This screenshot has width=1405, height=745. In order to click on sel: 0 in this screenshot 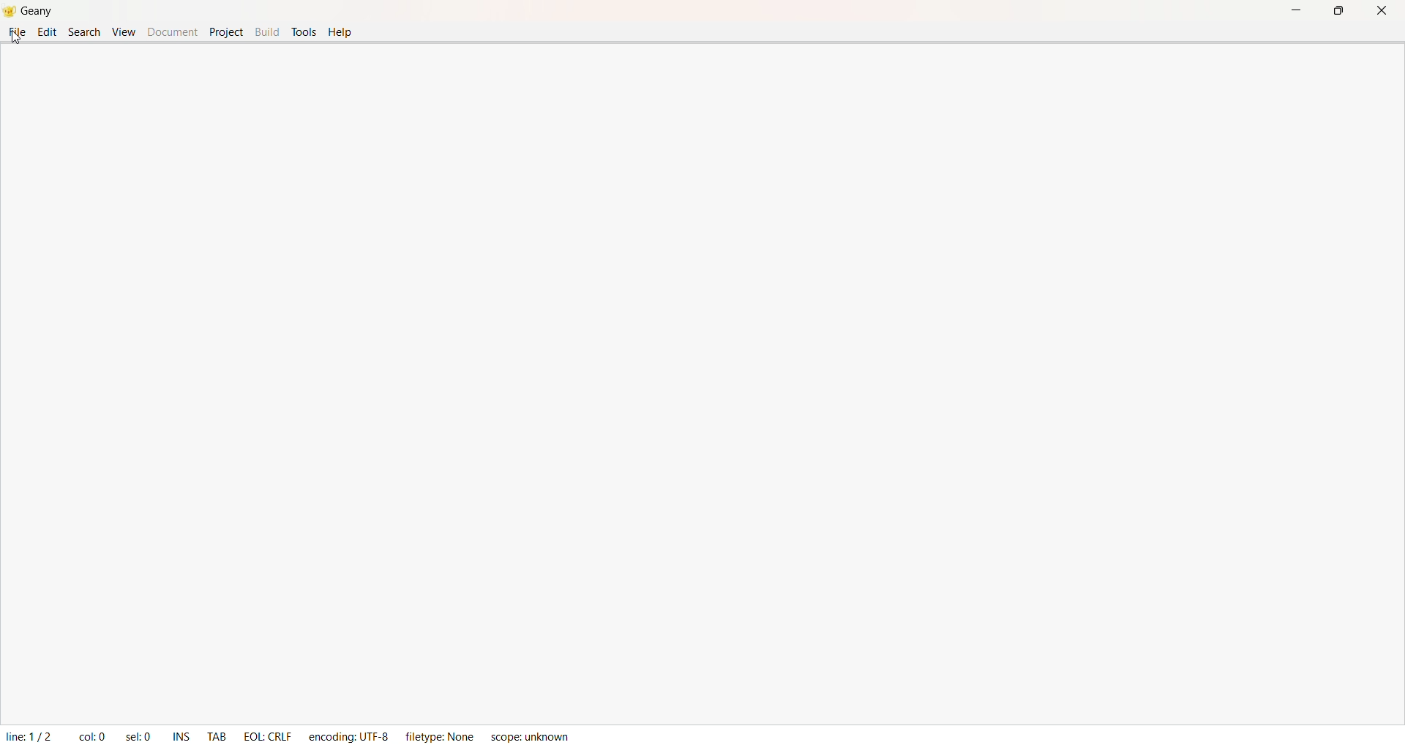, I will do `click(138, 735)`.